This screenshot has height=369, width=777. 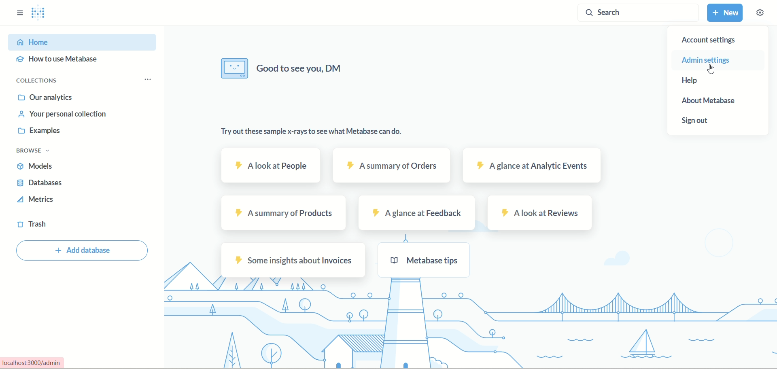 What do you see at coordinates (272, 165) in the screenshot?
I see `people` at bounding box center [272, 165].